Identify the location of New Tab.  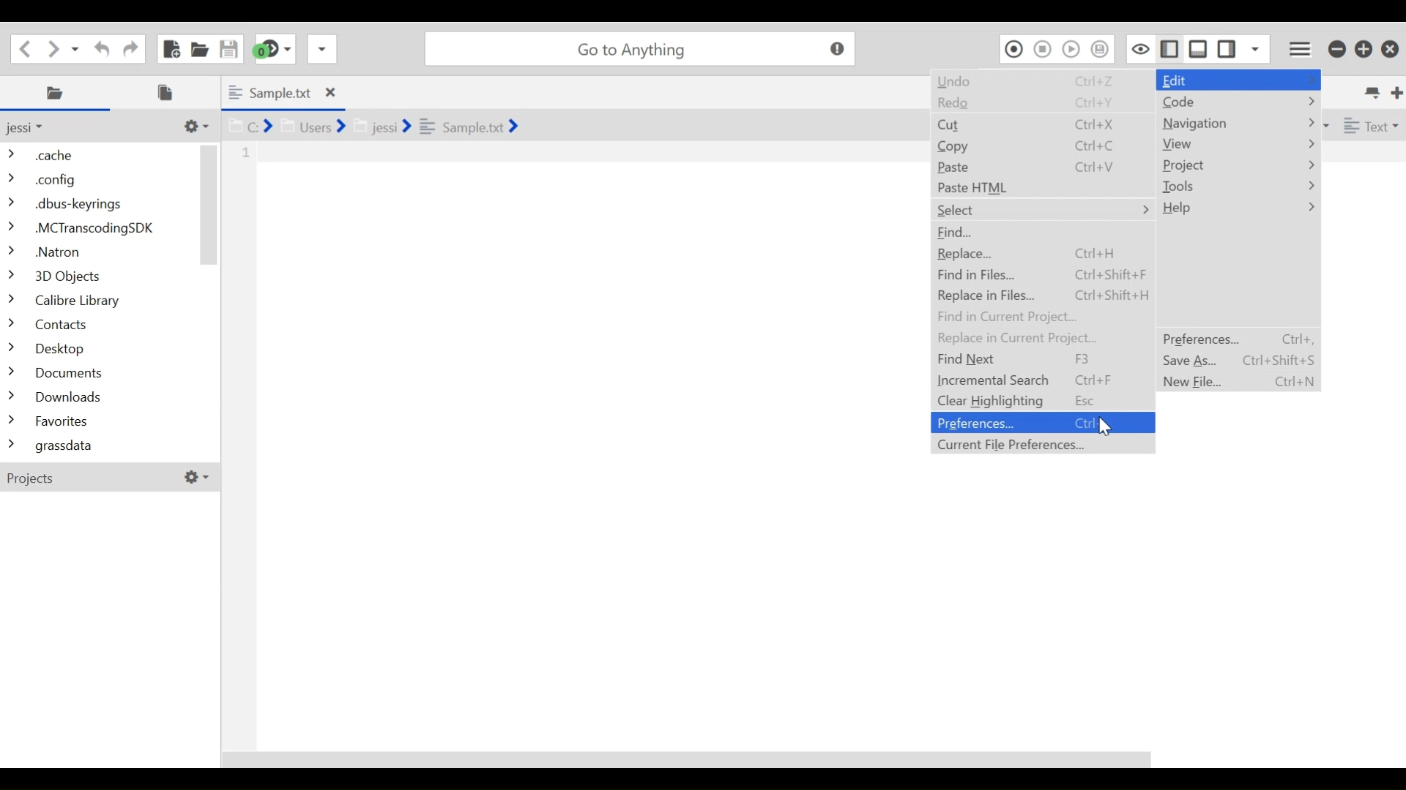
(1394, 91).